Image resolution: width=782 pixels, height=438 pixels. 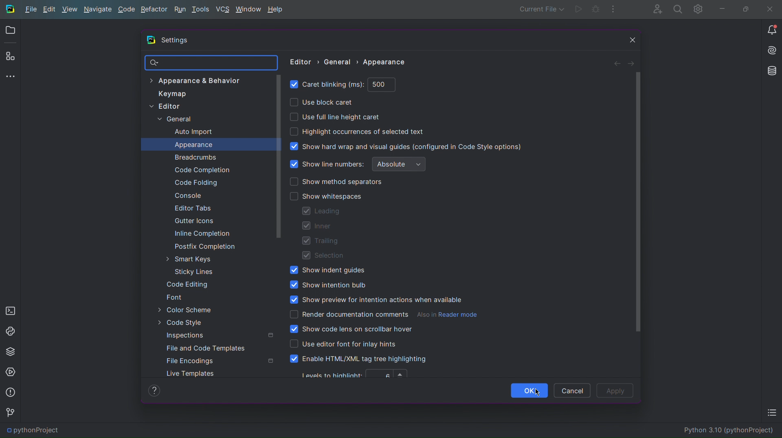 I want to click on OK, so click(x=528, y=390).